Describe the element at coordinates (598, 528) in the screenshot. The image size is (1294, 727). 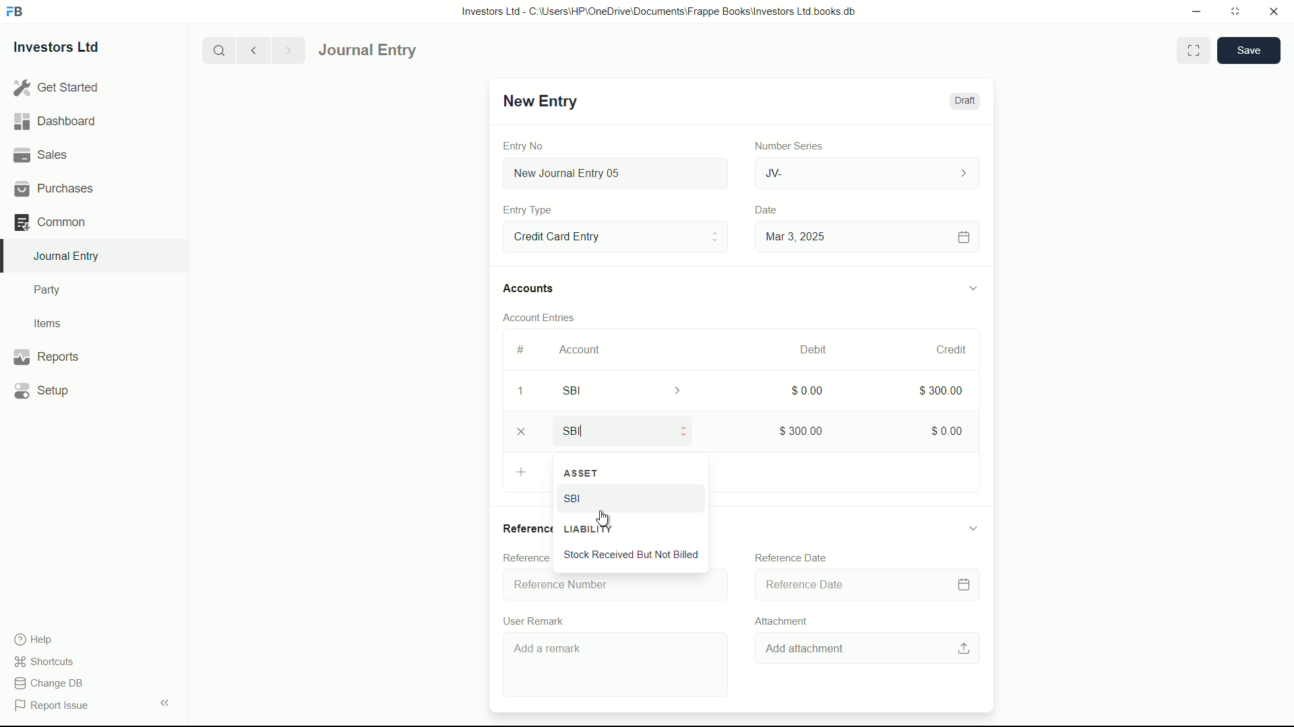
I see `LIABILITY` at that location.